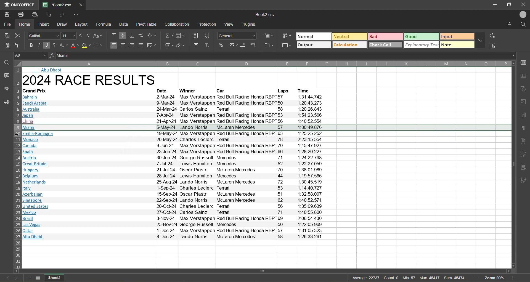 The image size is (530, 282). I want to click on 2024 RACE RESULTS, so click(91, 81).